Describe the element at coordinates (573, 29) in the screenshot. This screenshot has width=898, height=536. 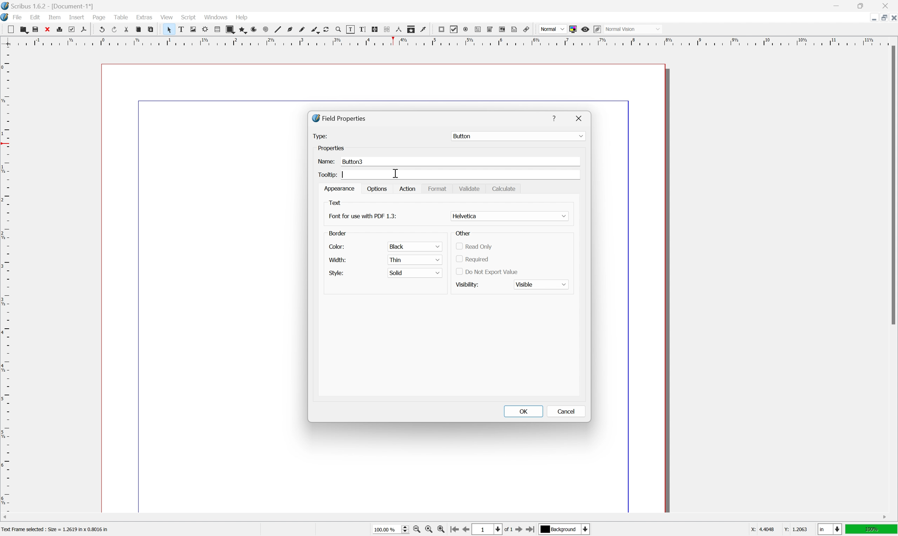
I see `toggle color management system` at that location.